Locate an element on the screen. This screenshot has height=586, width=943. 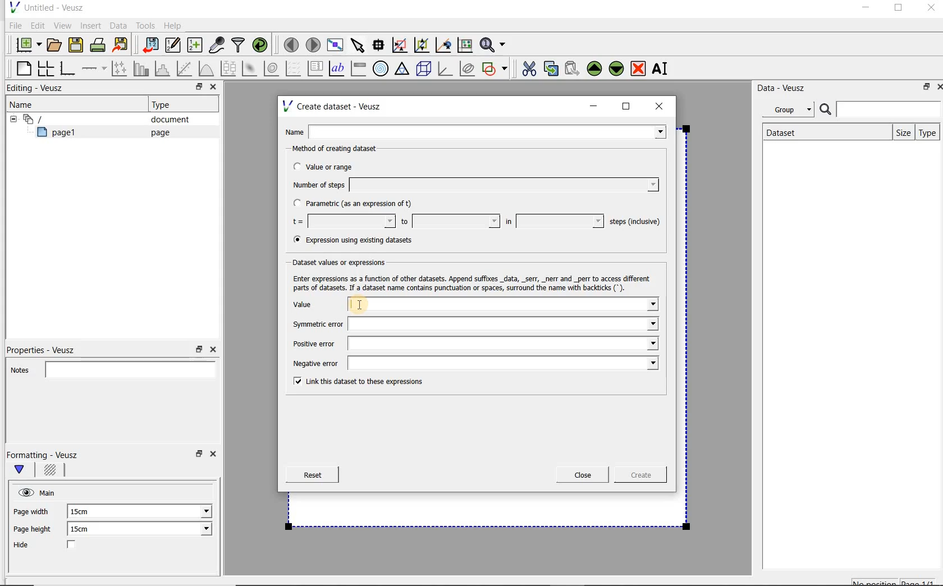
add a shape to the plot is located at coordinates (496, 67).